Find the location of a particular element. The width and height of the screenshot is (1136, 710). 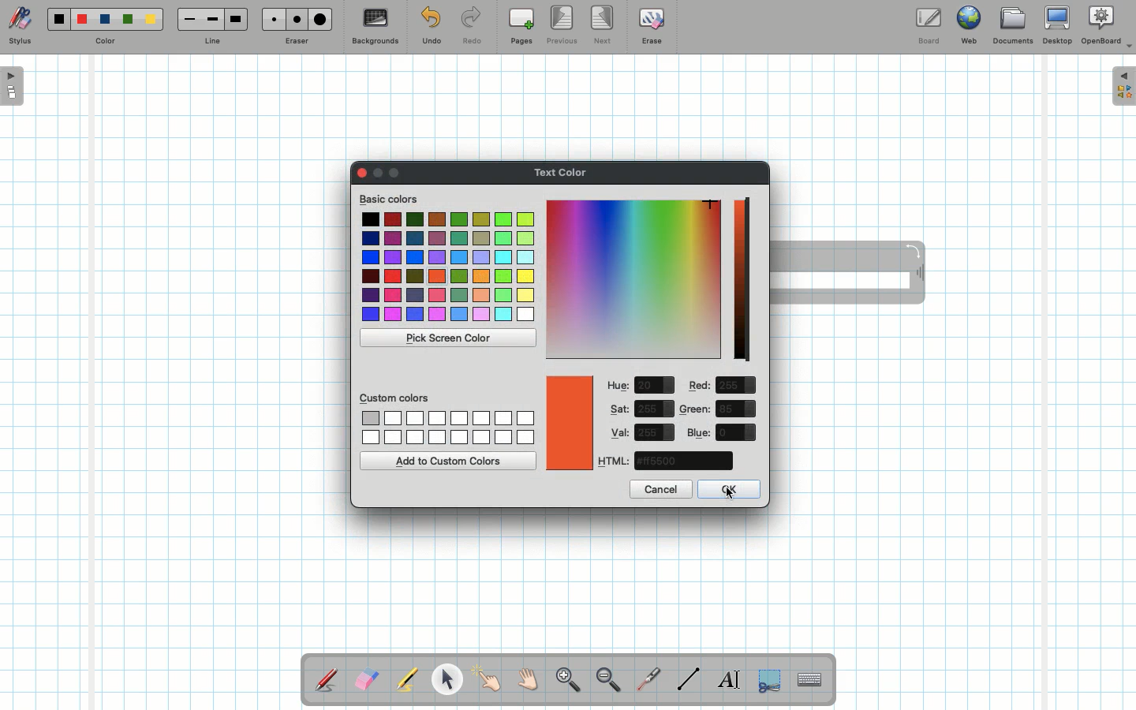

Move is located at coordinates (918, 275).